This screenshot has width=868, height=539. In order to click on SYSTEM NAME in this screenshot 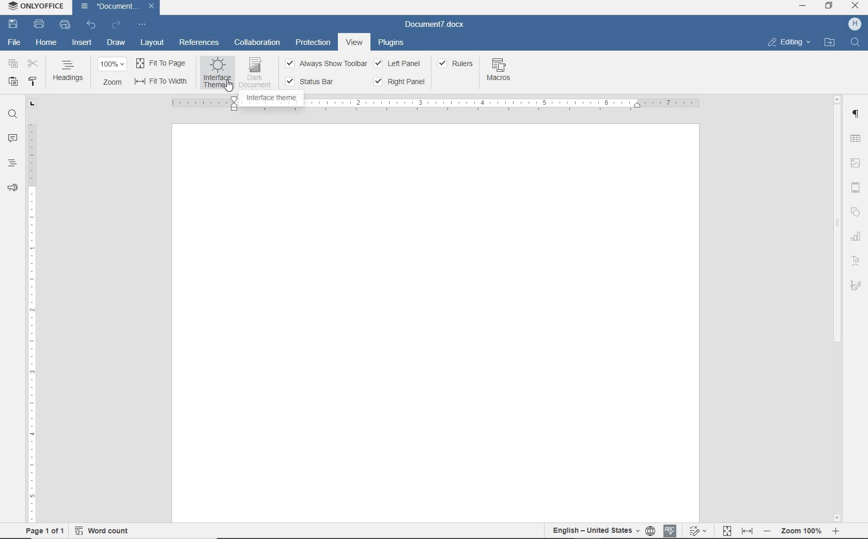, I will do `click(34, 7)`.